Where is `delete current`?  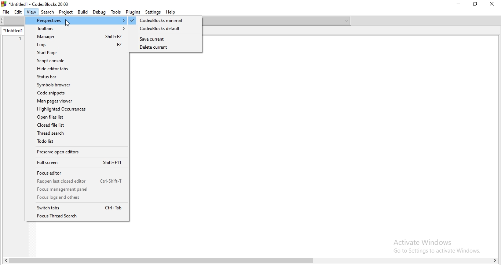
delete current is located at coordinates (167, 48).